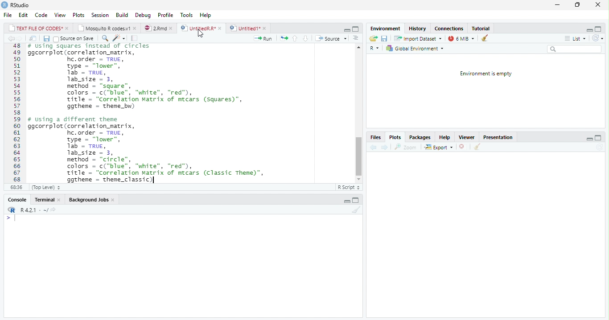  I want to click on clear current plot, so click(461, 147).